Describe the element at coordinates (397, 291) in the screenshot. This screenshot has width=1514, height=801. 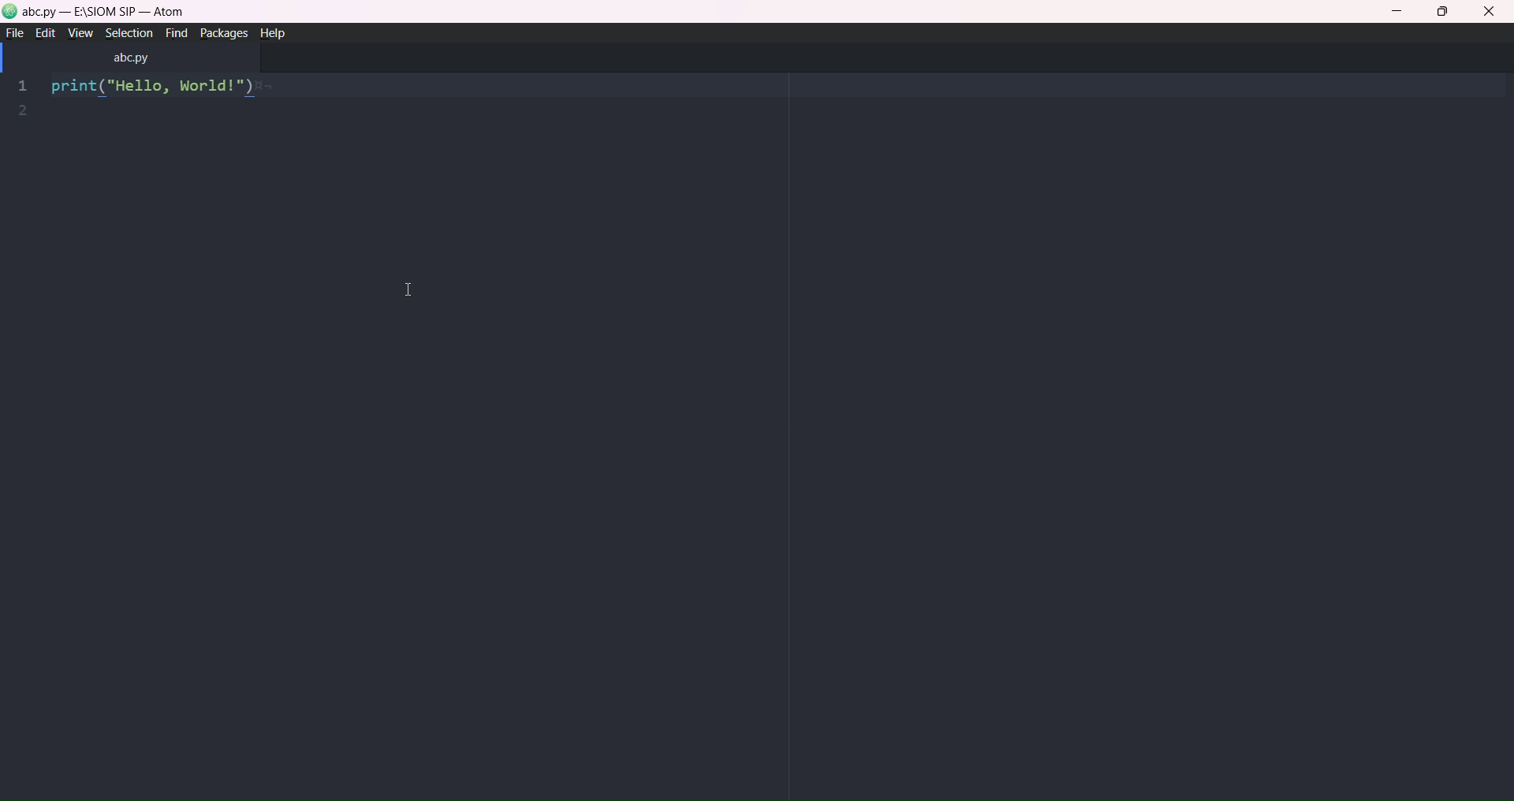
I see `cursor` at that location.